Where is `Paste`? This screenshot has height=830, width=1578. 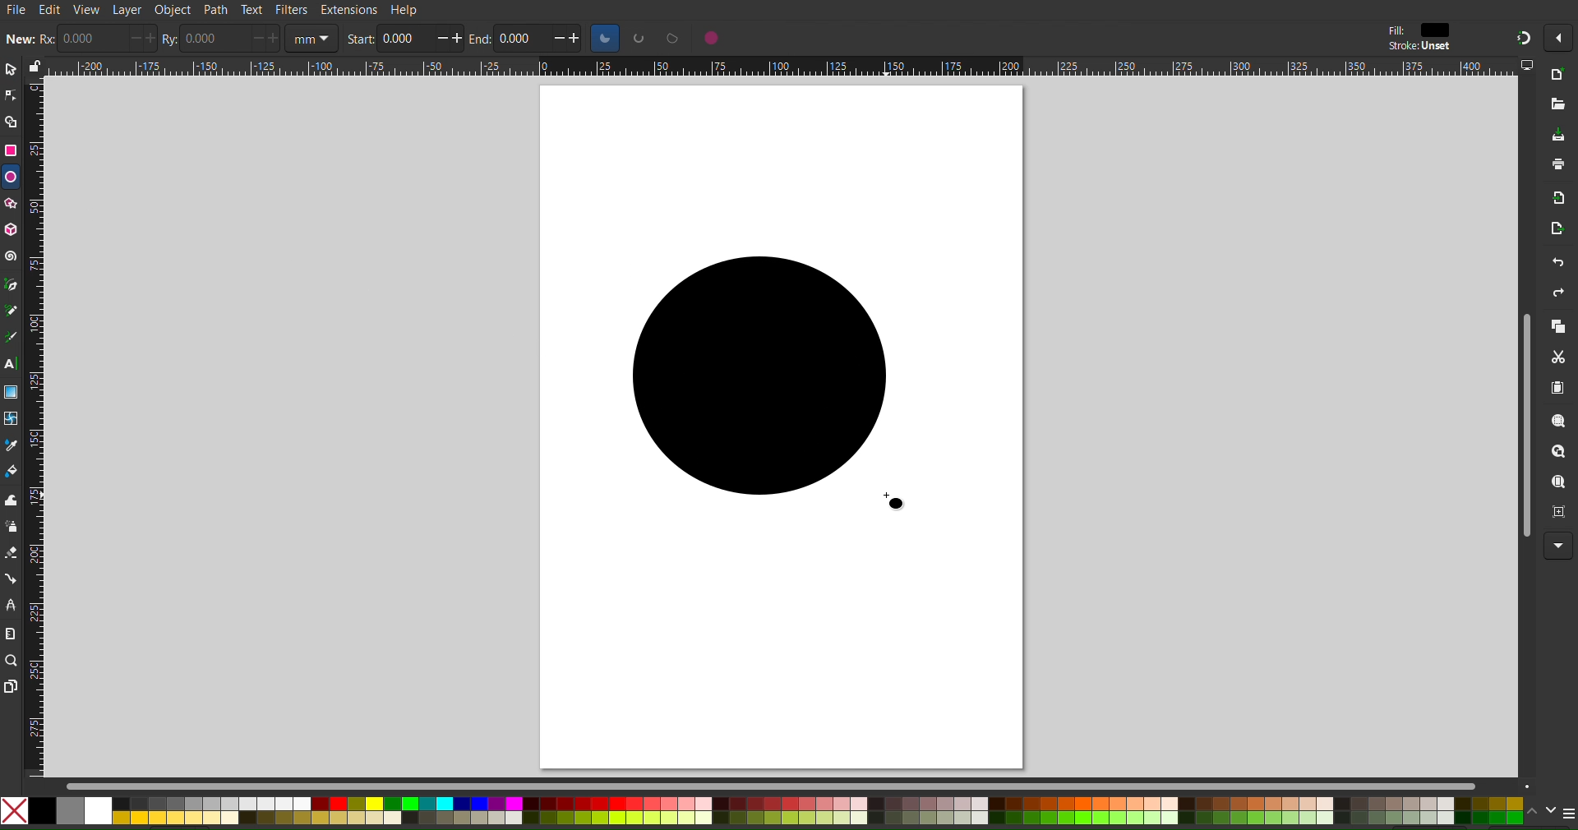
Paste is located at coordinates (1559, 388).